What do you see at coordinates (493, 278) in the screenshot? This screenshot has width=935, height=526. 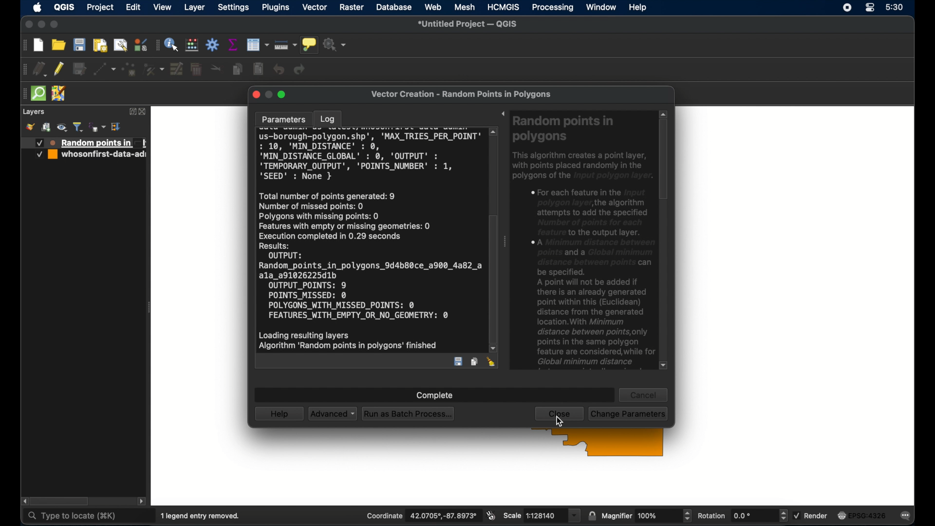 I see `scroll box` at bounding box center [493, 278].